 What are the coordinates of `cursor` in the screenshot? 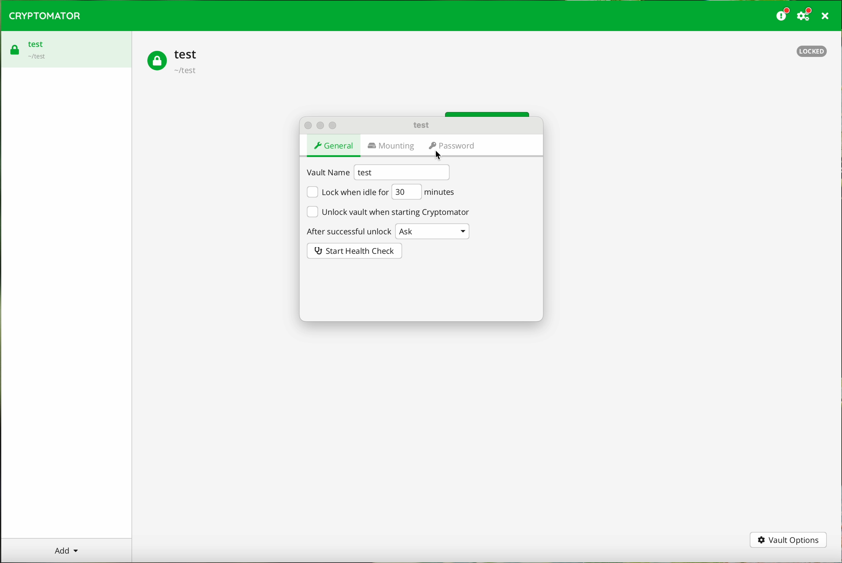 It's located at (441, 155).